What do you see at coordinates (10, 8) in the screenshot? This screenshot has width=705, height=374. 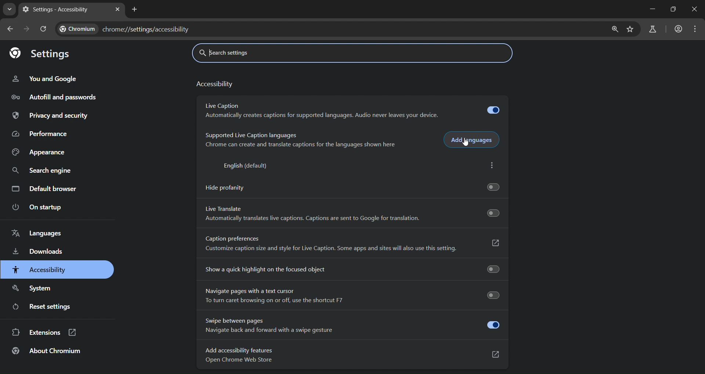 I see `search tabs` at bounding box center [10, 8].